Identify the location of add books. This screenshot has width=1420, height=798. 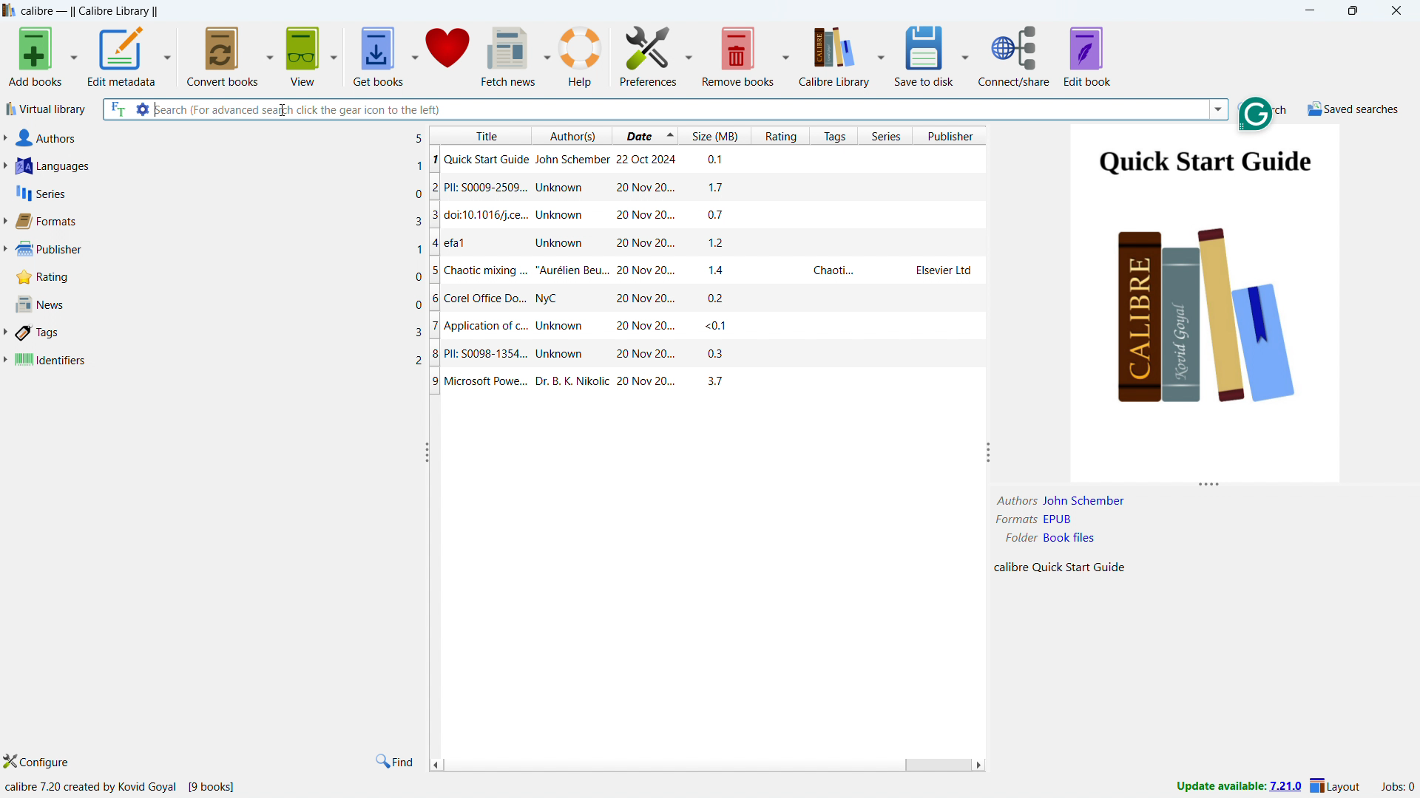
(34, 55).